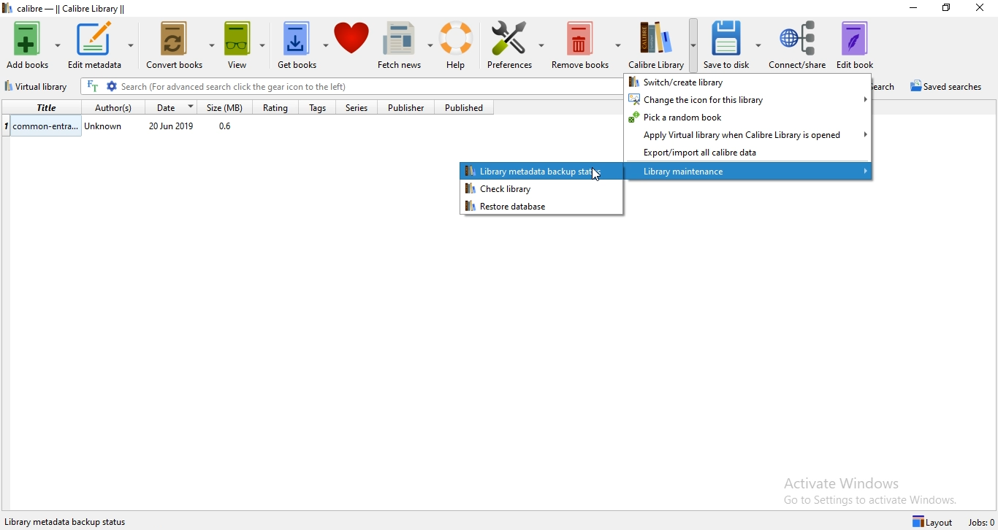 Image resolution: width=998 pixels, height=530 pixels. Describe the element at coordinates (407, 47) in the screenshot. I see `Fetch news` at that location.